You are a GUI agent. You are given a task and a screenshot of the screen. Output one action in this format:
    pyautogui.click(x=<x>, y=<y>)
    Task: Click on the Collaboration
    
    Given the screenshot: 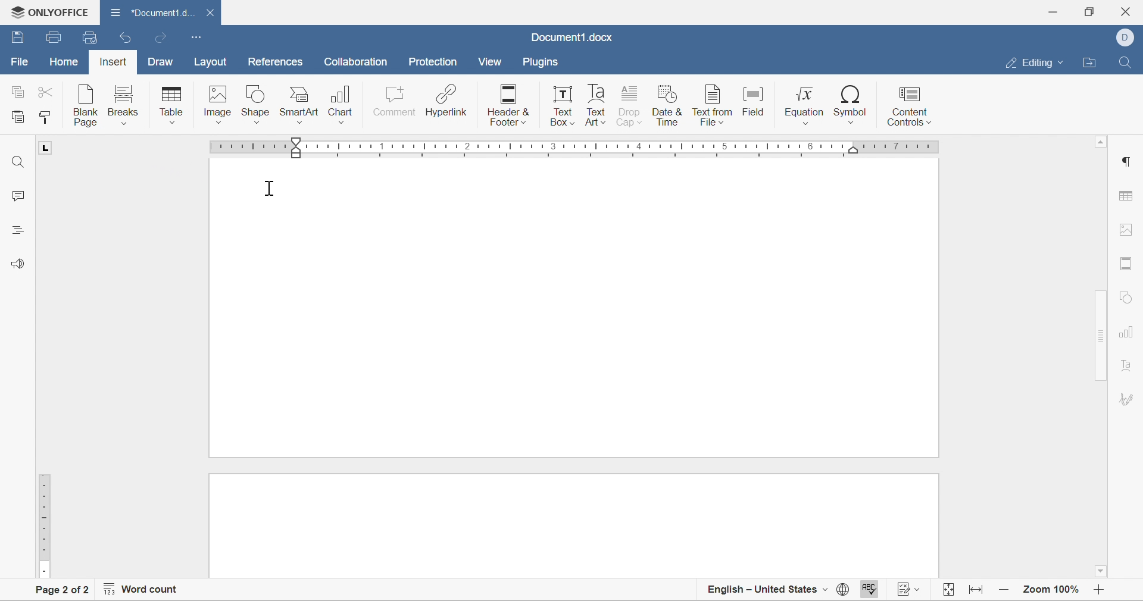 What is the action you would take?
    pyautogui.click(x=358, y=63)
    